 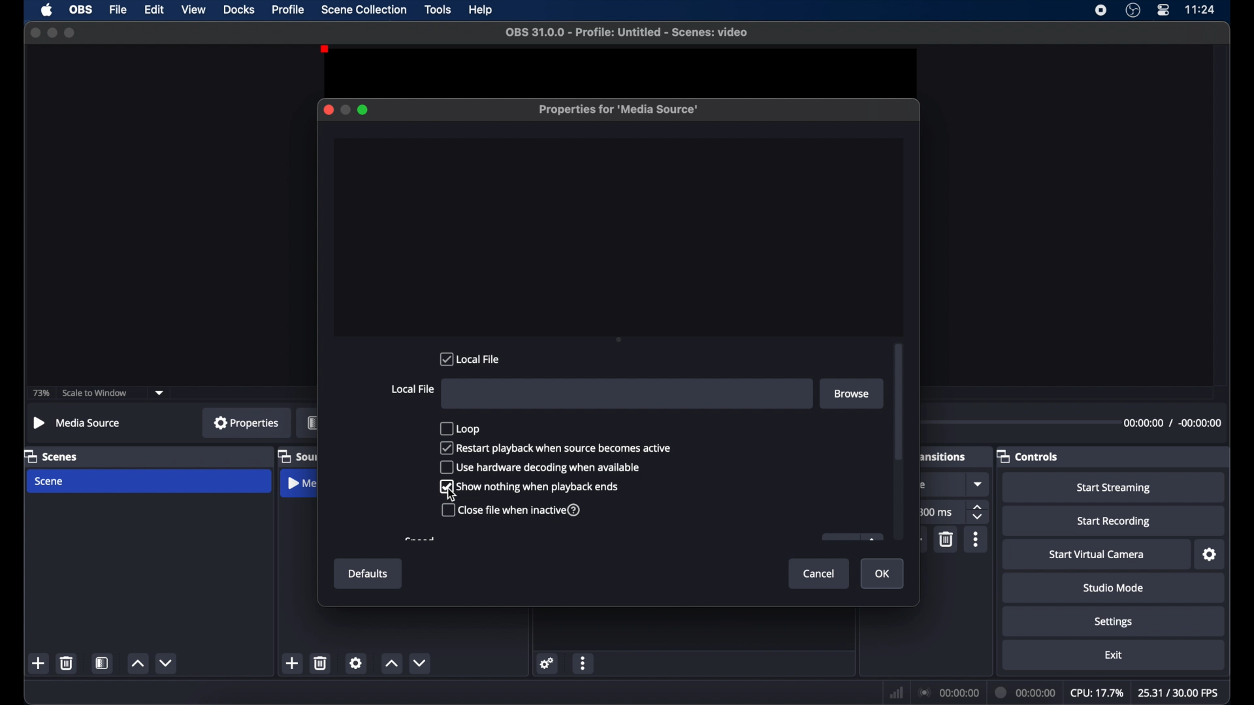 What do you see at coordinates (40, 393) in the screenshot?
I see `73%` at bounding box center [40, 393].